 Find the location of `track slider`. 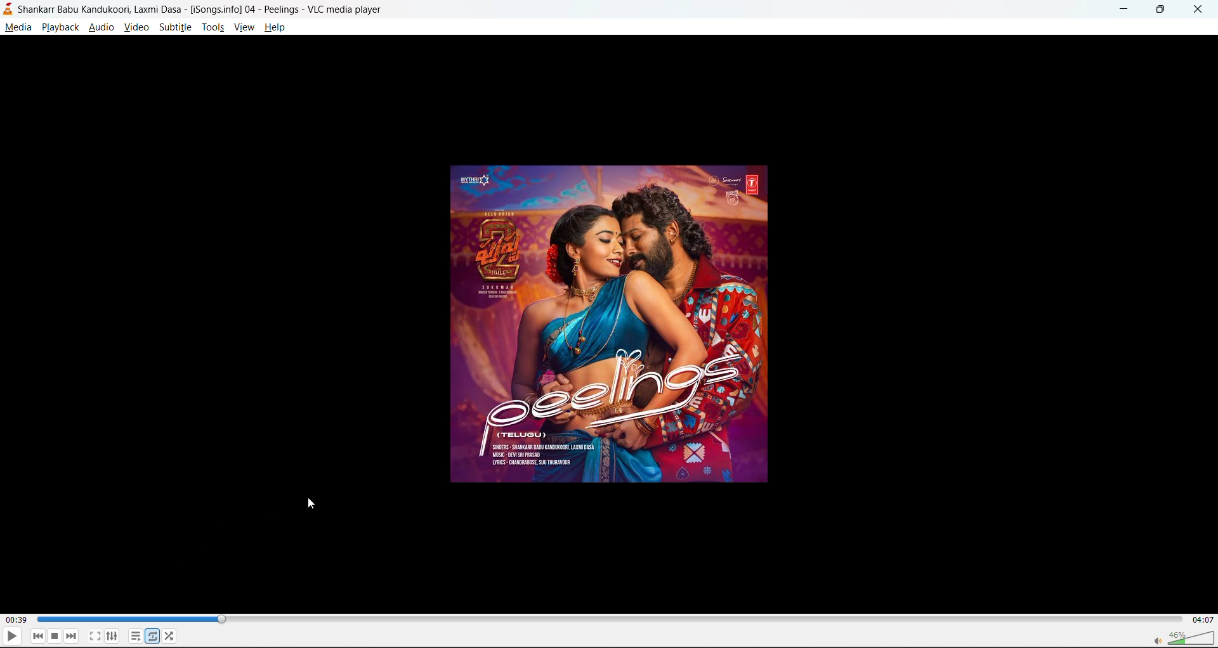

track slider is located at coordinates (605, 618).